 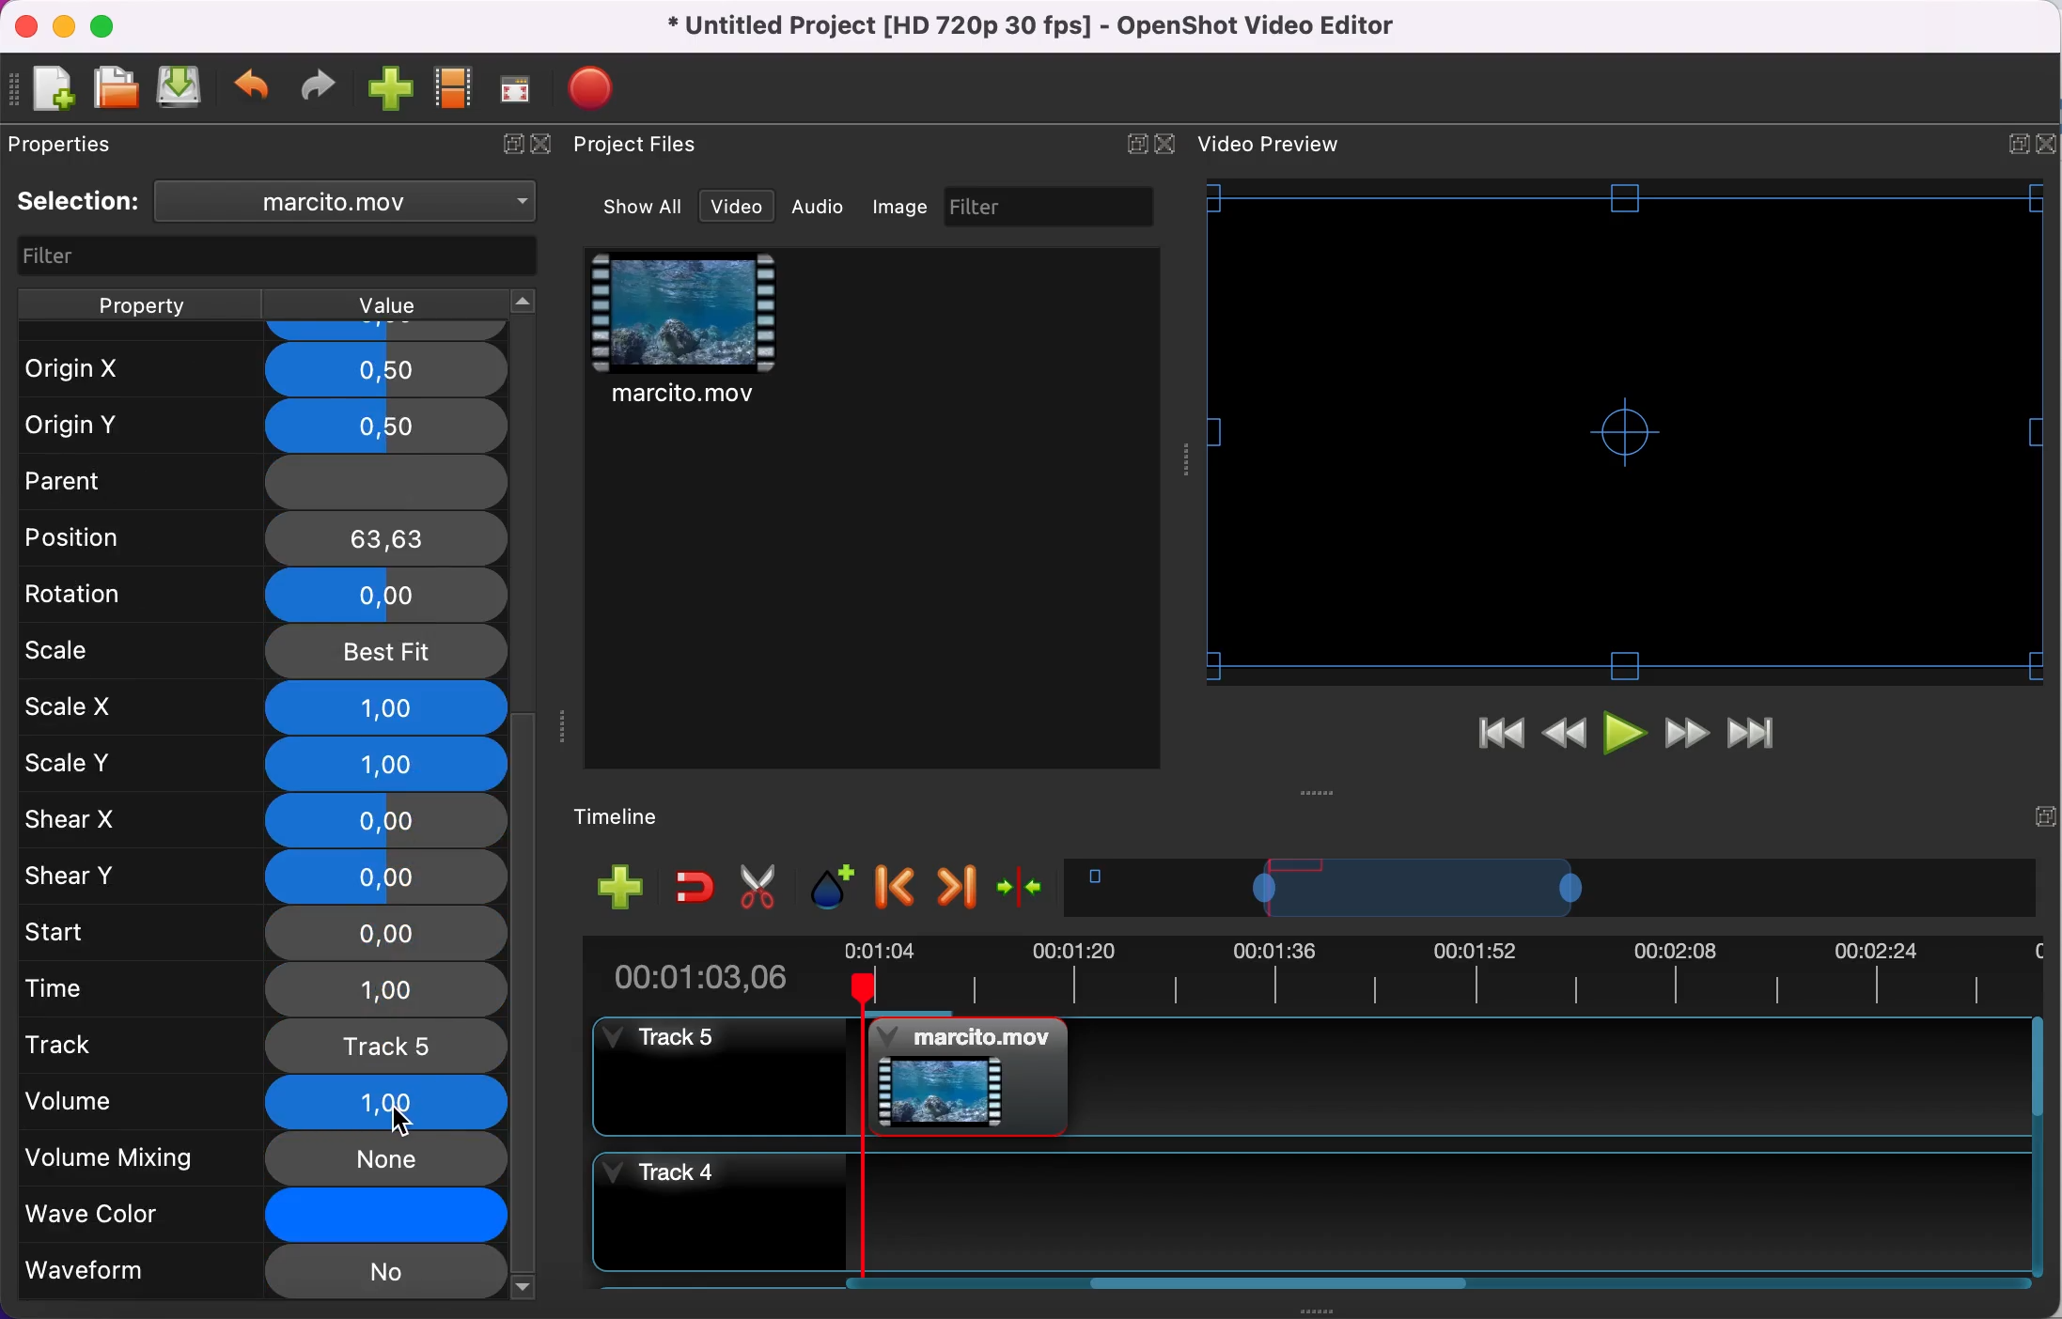 I want to click on rewind, so click(x=1566, y=739).